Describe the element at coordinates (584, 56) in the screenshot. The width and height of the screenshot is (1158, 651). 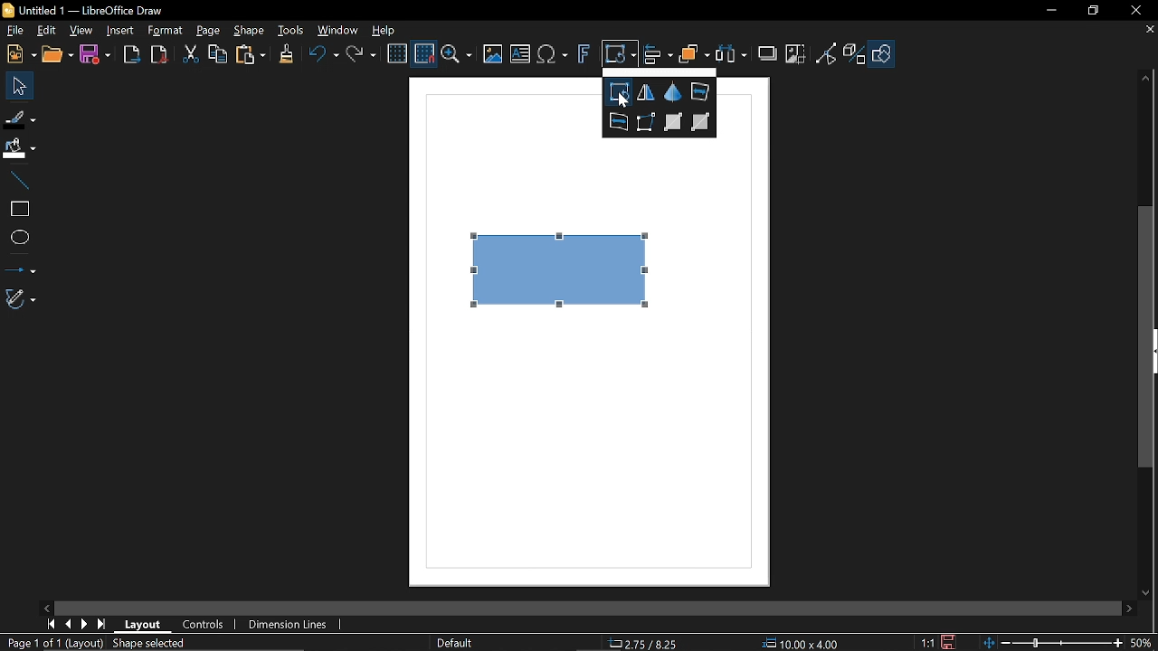
I see `Insert fontwork` at that location.